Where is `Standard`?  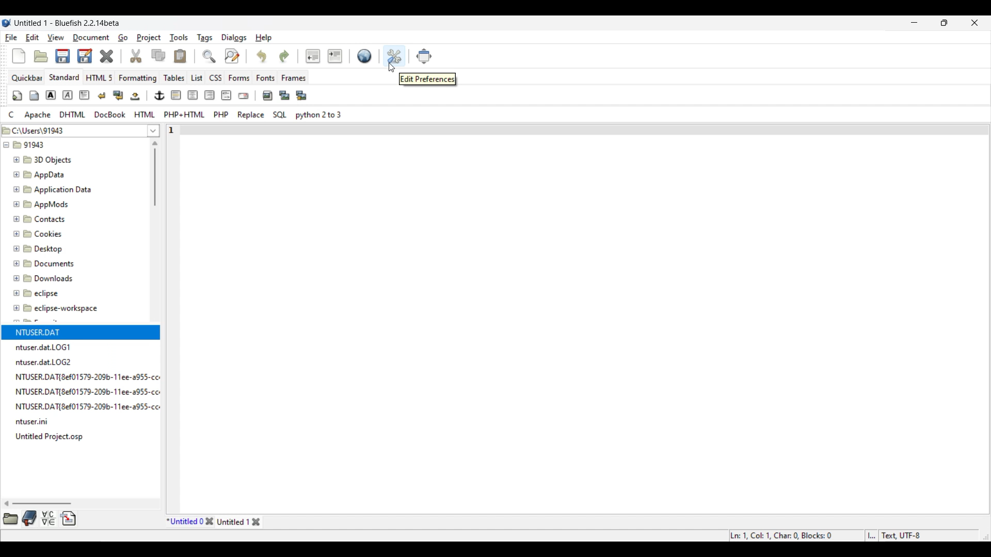 Standard is located at coordinates (64, 77).